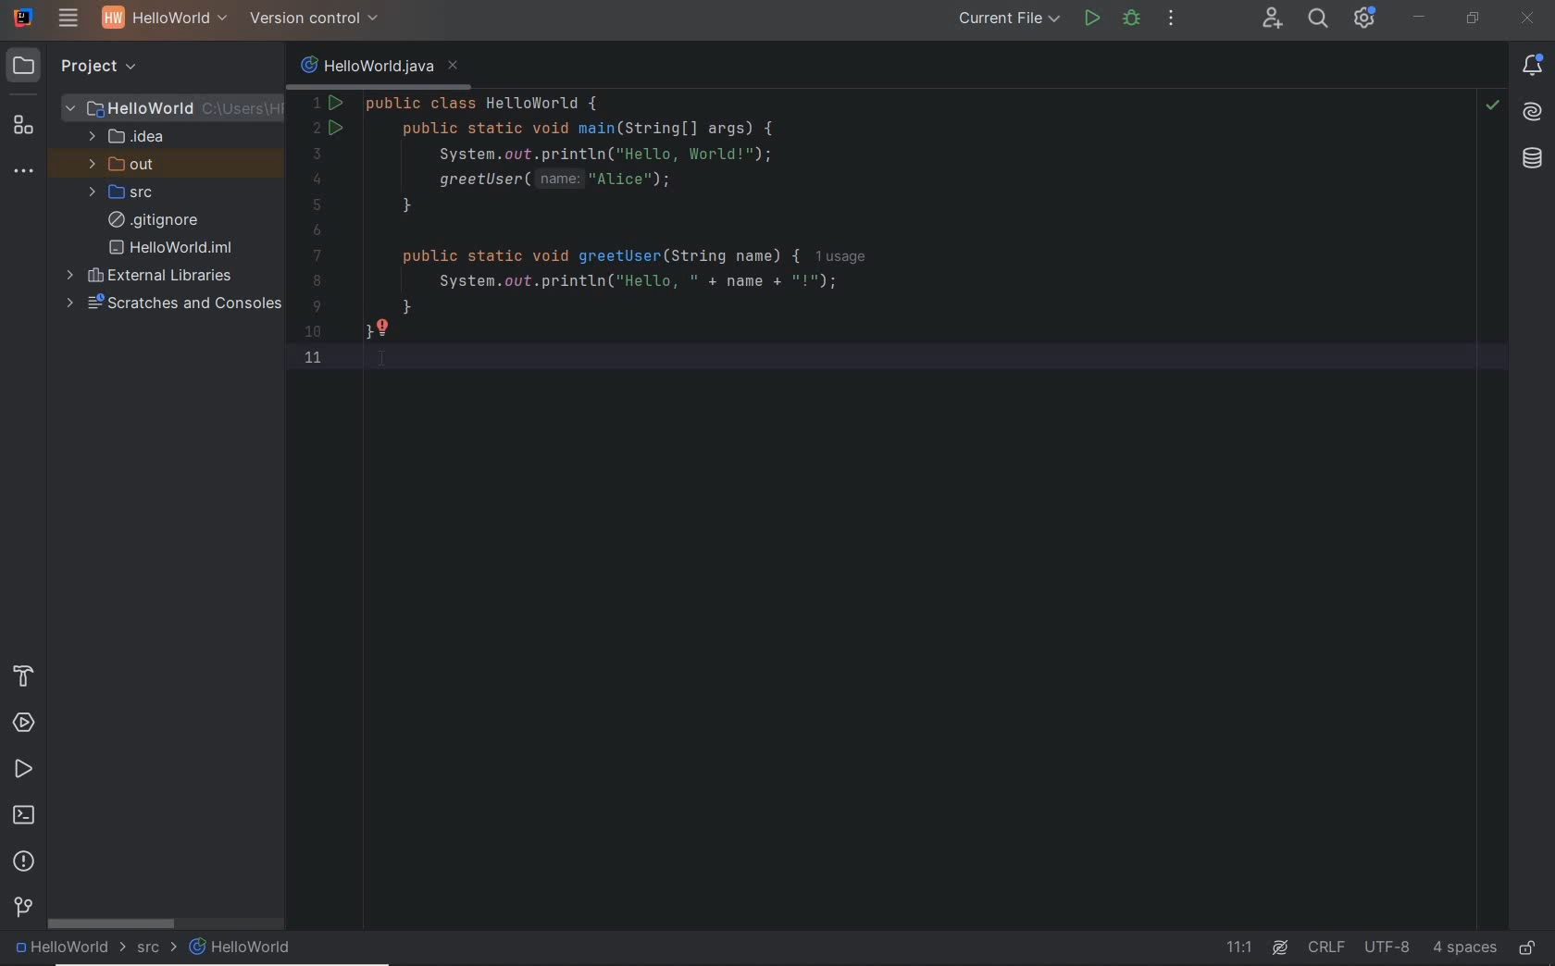 The width and height of the screenshot is (1555, 966). What do you see at coordinates (1366, 20) in the screenshot?
I see `Updates and project settings` at bounding box center [1366, 20].